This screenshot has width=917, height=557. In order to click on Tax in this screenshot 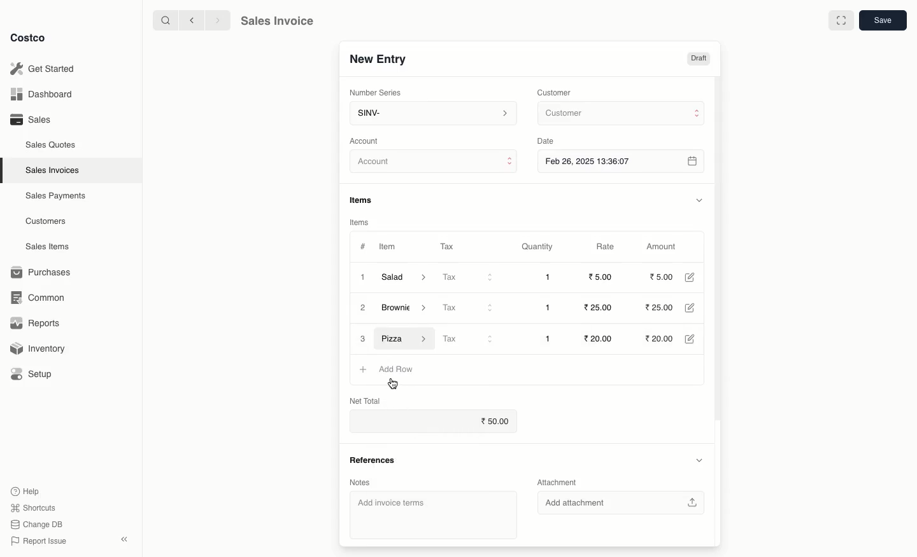, I will do `click(467, 307)`.